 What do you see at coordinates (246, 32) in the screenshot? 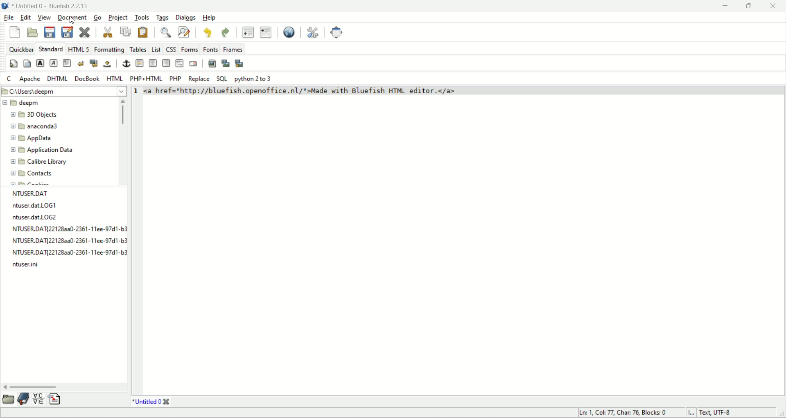
I see `unindent` at bounding box center [246, 32].